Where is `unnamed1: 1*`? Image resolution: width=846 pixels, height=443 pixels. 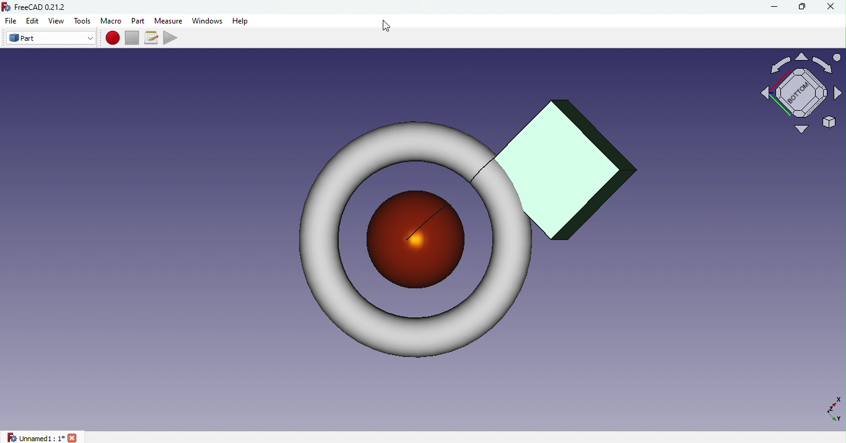 unnamed1: 1* is located at coordinates (41, 437).